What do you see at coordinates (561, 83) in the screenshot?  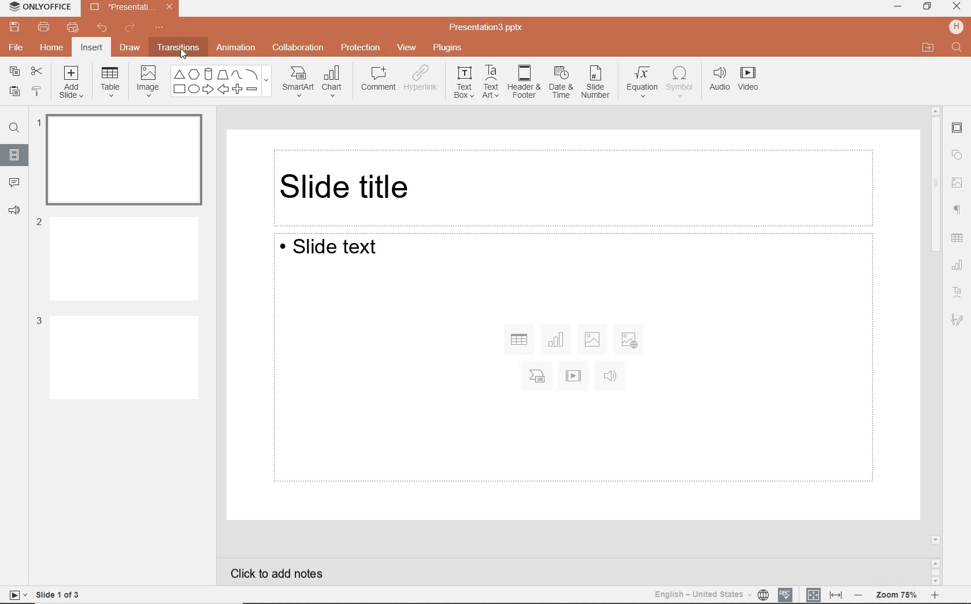 I see `DATE & TIME` at bounding box center [561, 83].